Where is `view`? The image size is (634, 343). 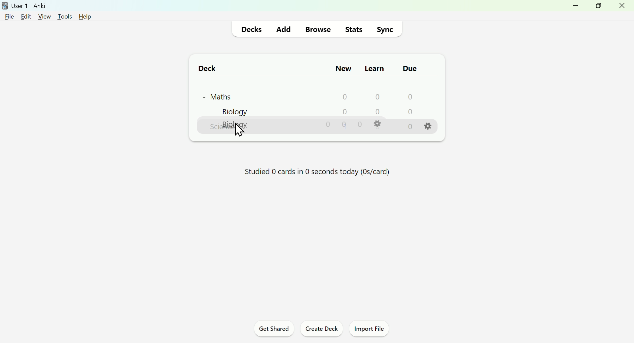 view is located at coordinates (44, 17).